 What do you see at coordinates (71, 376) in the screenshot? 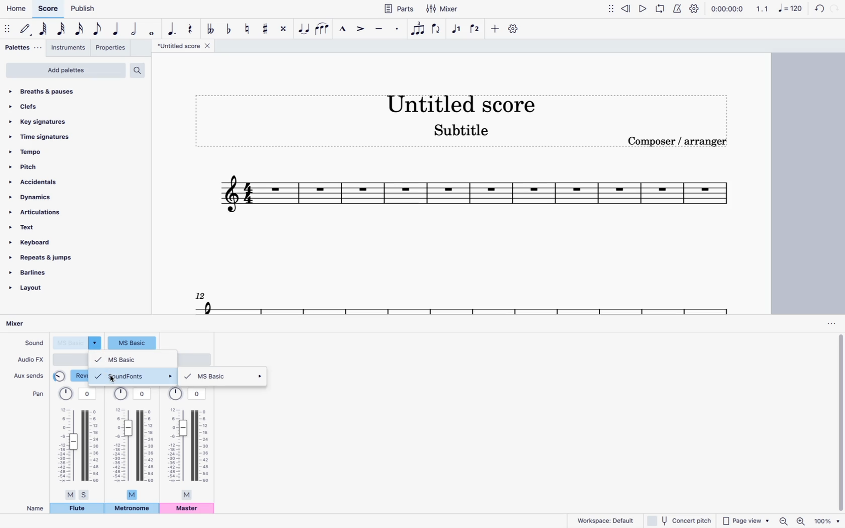
I see `reverb` at bounding box center [71, 376].